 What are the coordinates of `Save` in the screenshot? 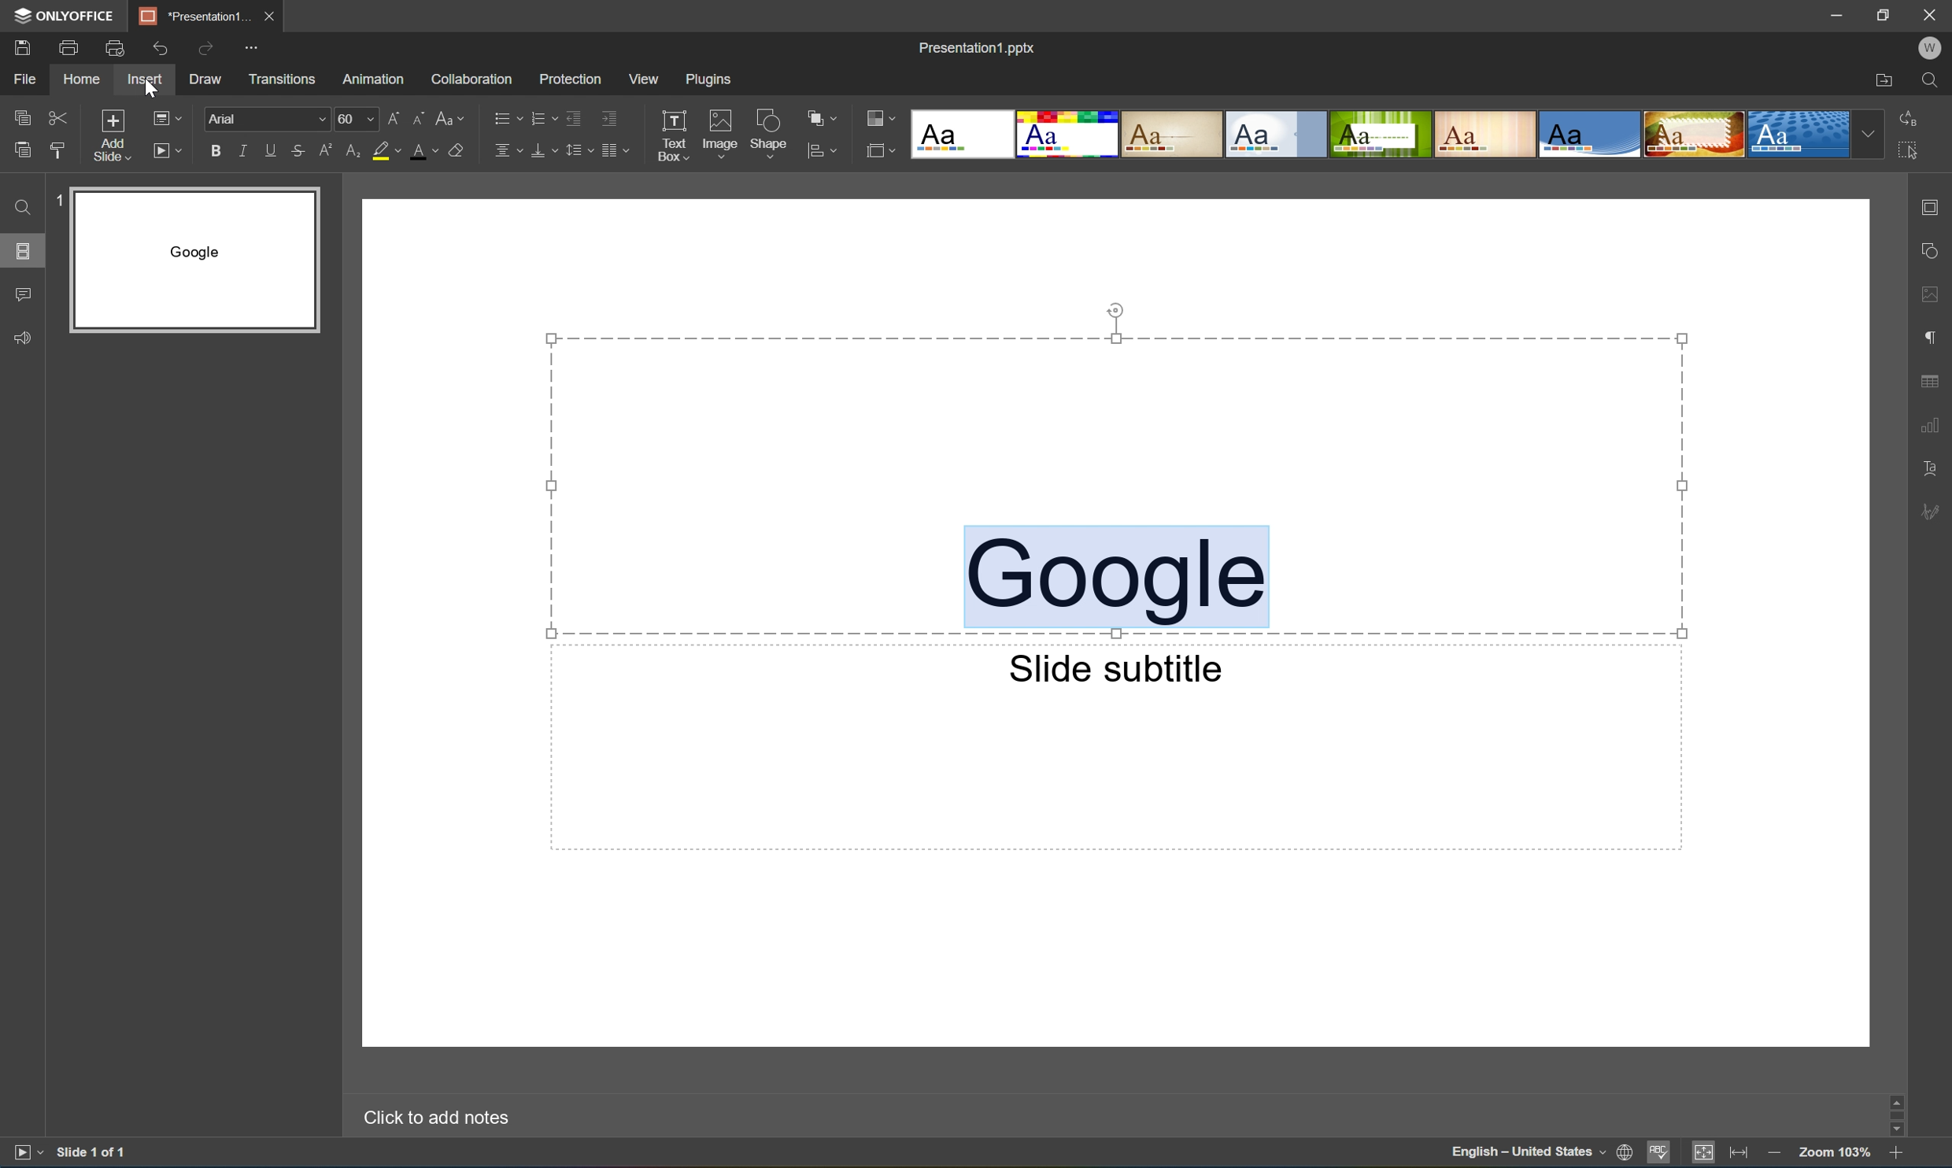 It's located at (21, 48).